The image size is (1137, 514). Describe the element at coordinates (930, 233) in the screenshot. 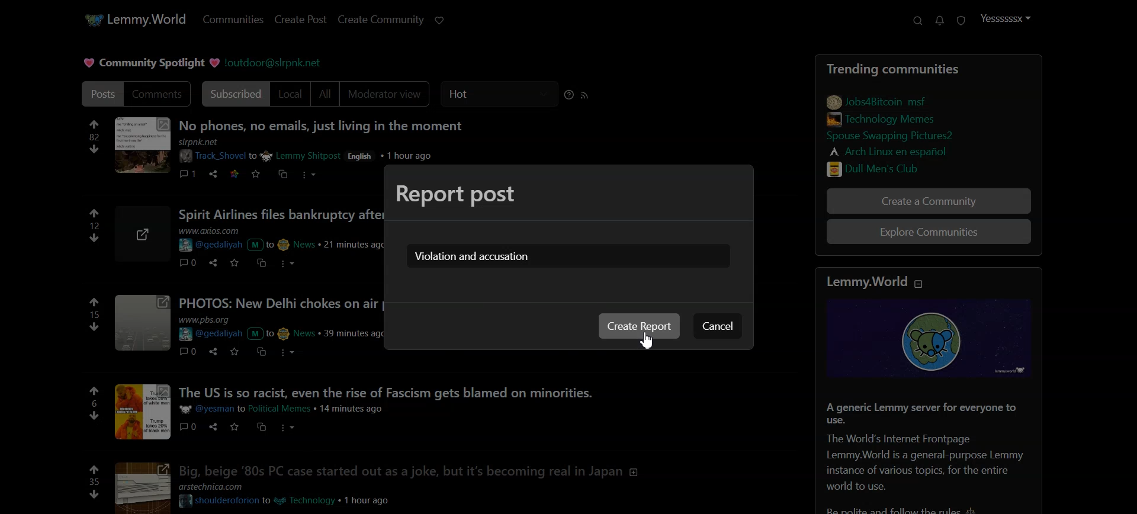

I see `Explore Communities` at that location.